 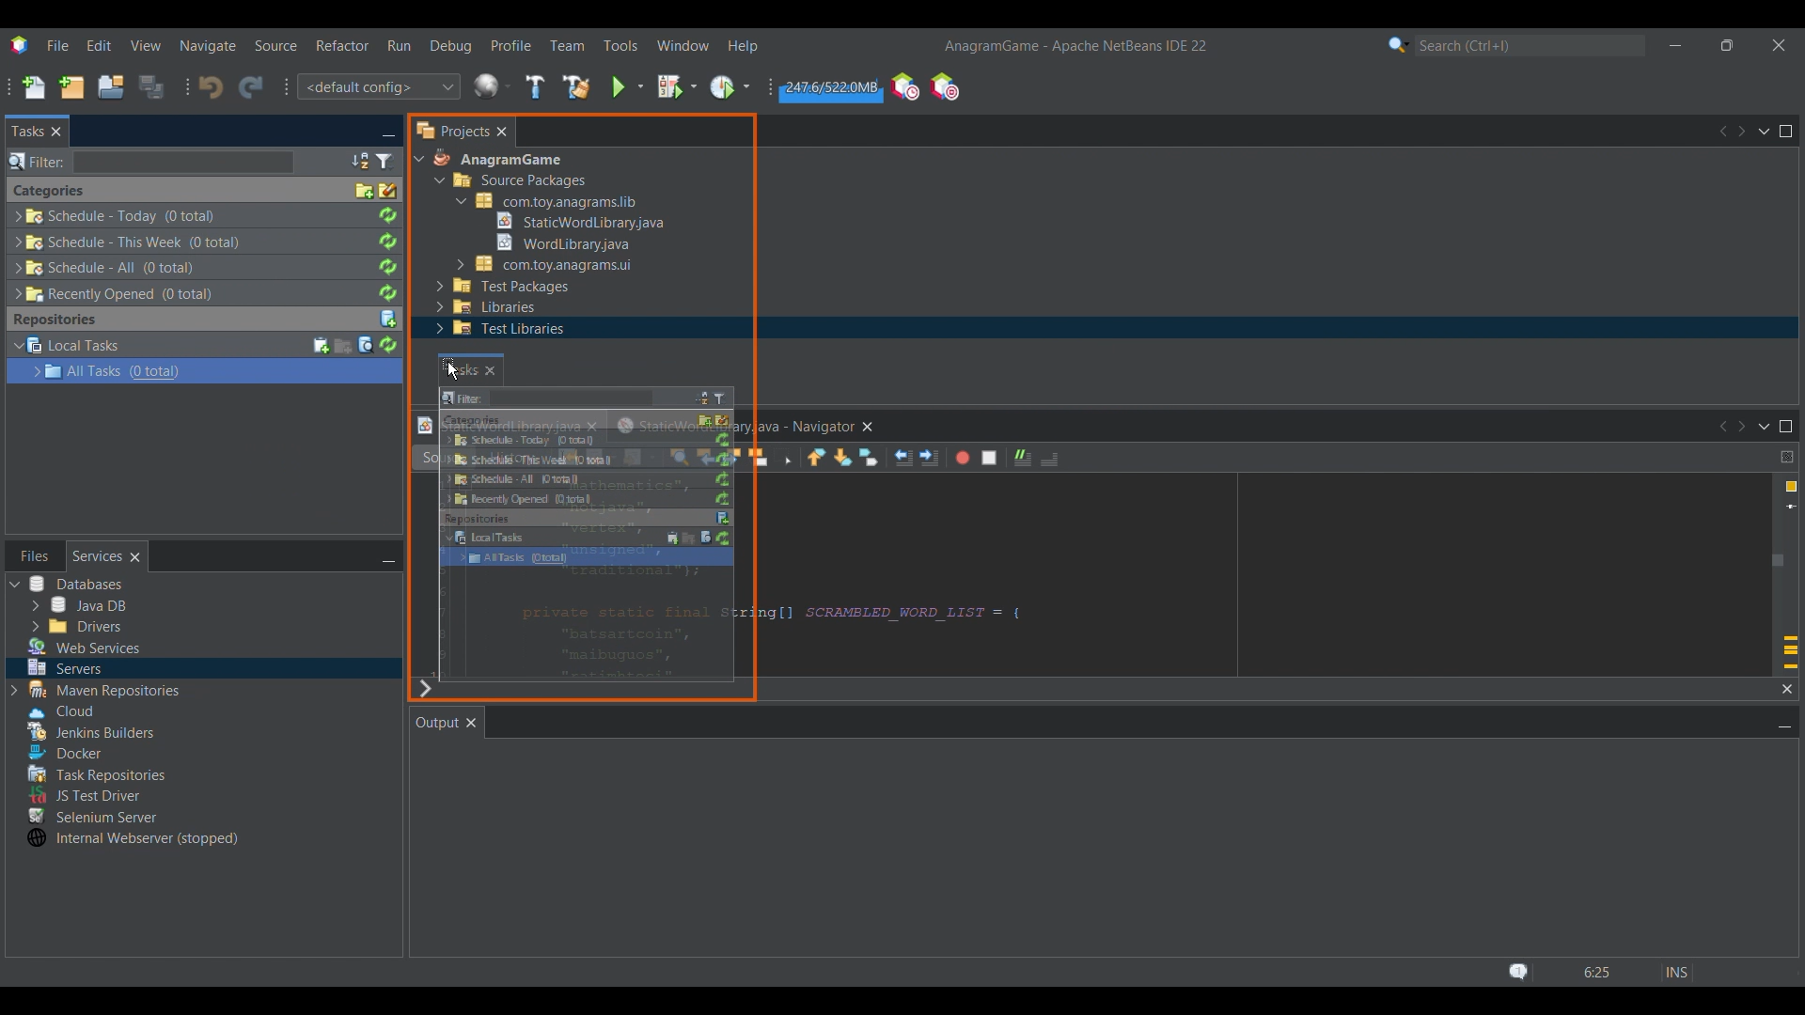 What do you see at coordinates (366, 345) in the screenshot?
I see `Search task in repository` at bounding box center [366, 345].